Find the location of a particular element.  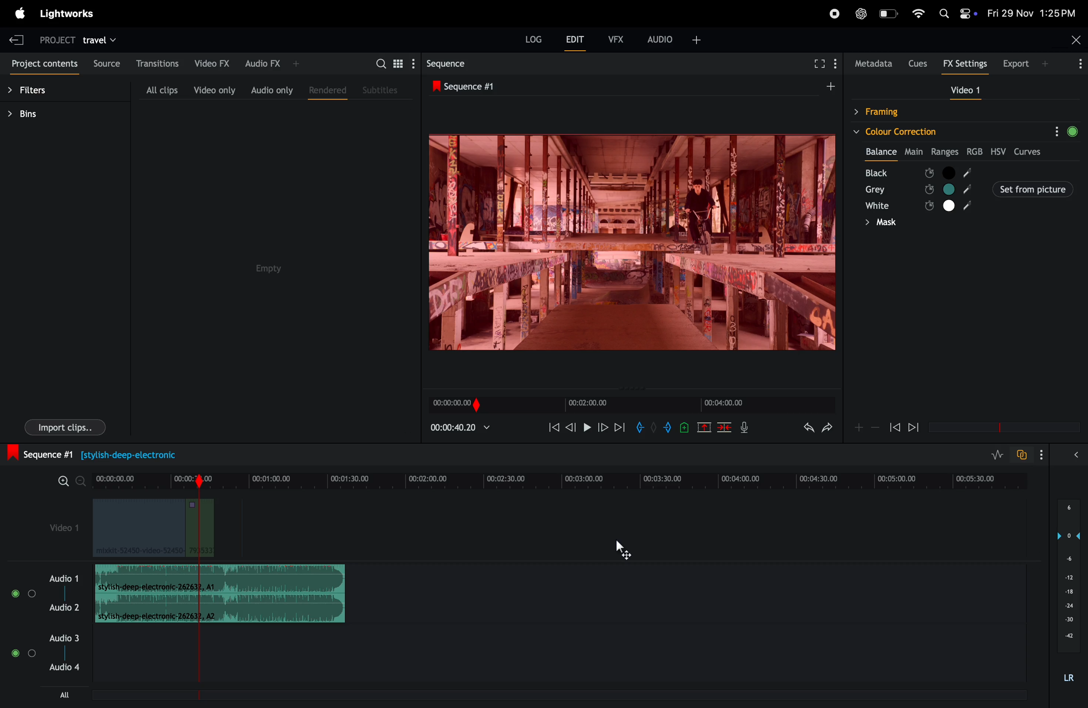

Audio 2 is located at coordinates (64, 607).